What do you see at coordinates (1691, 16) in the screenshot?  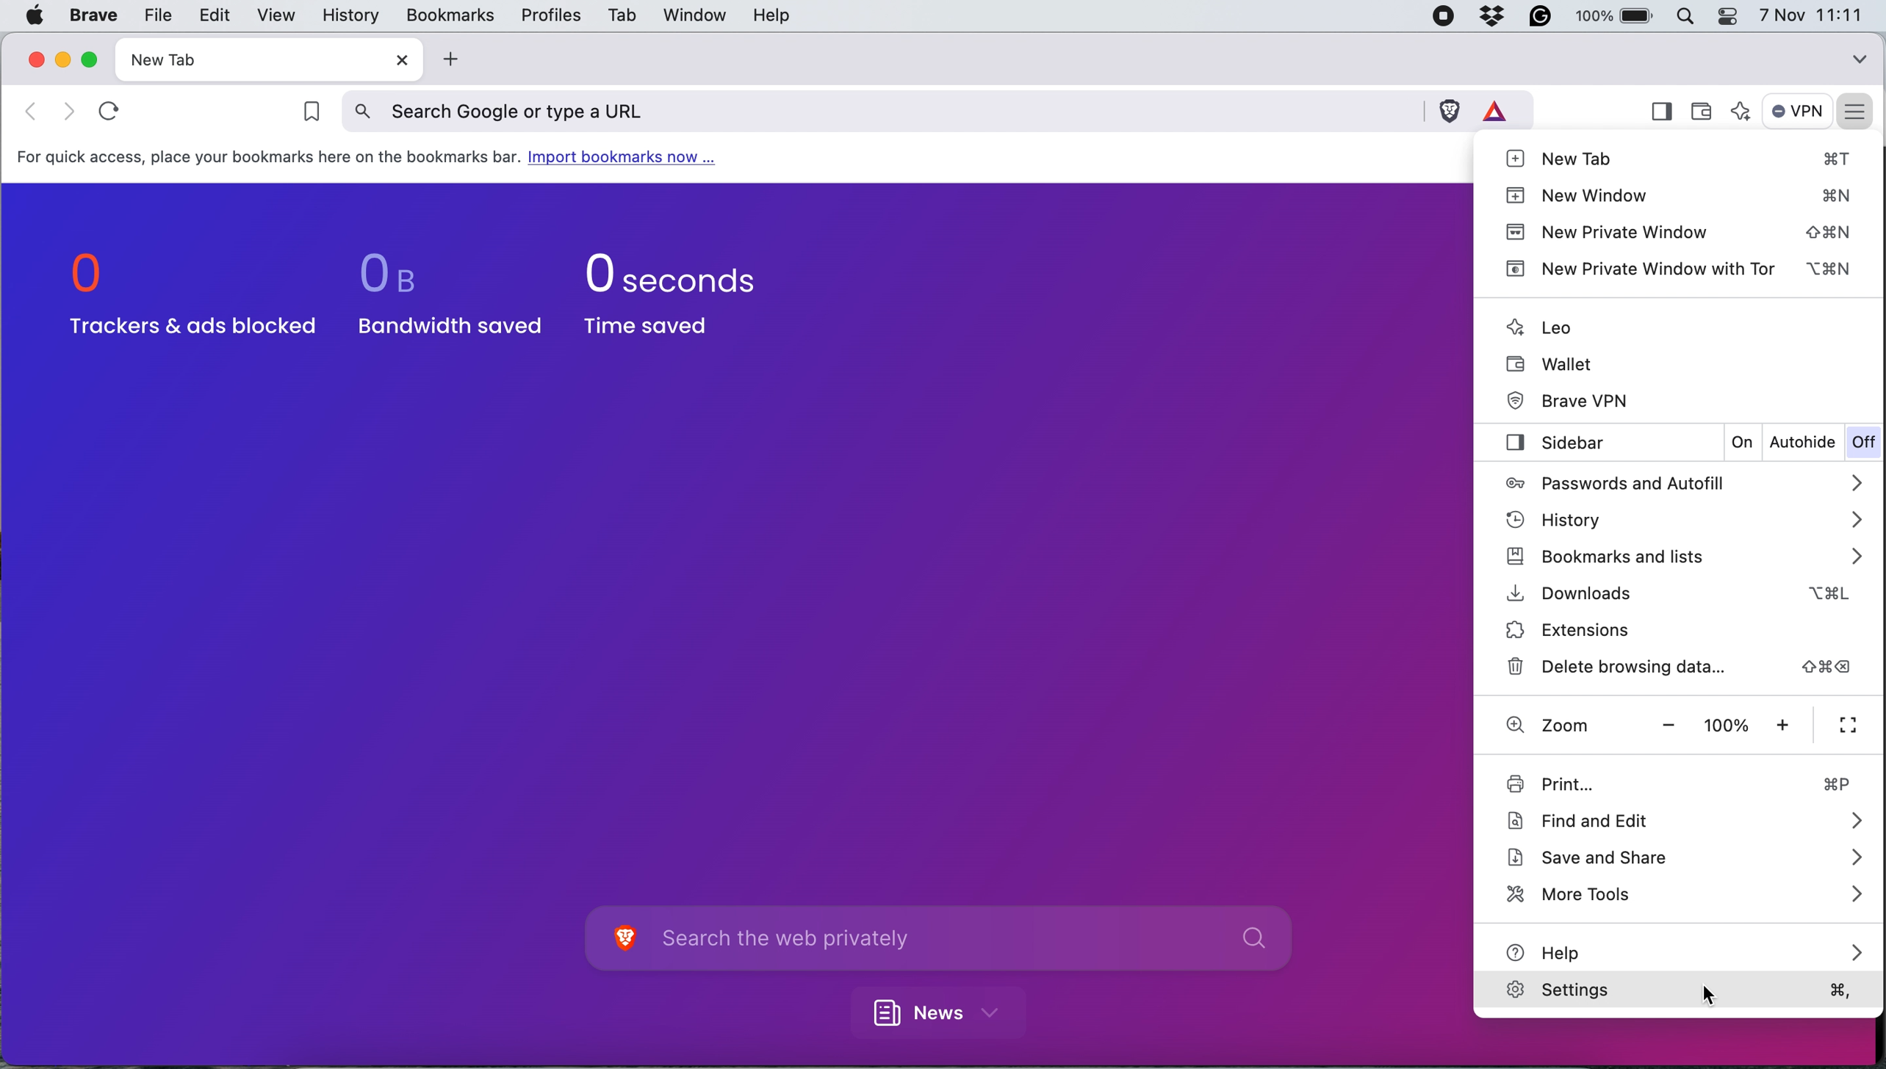 I see `spotlight search` at bounding box center [1691, 16].